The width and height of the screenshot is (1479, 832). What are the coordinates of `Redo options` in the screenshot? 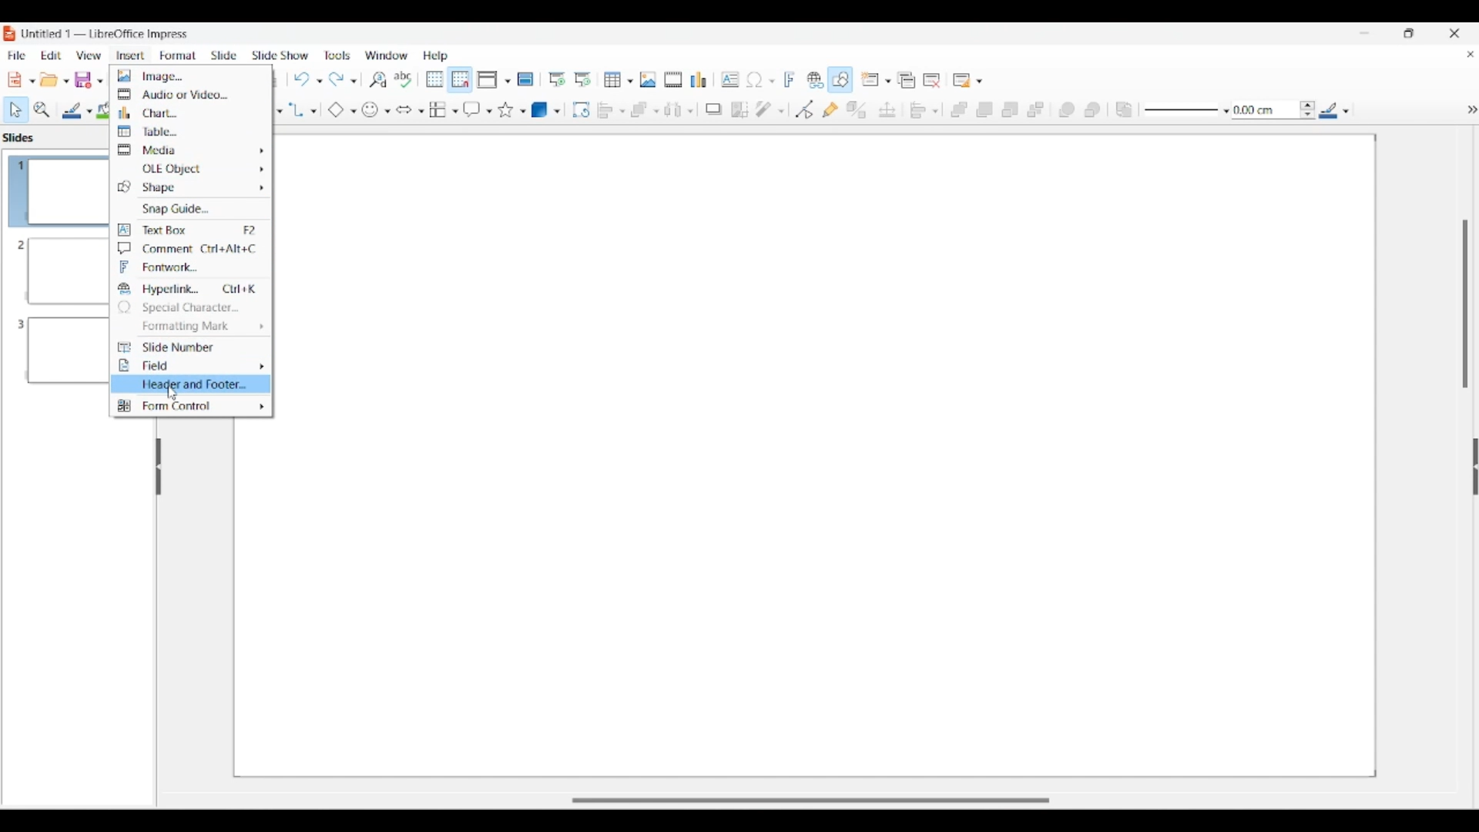 It's located at (343, 79).